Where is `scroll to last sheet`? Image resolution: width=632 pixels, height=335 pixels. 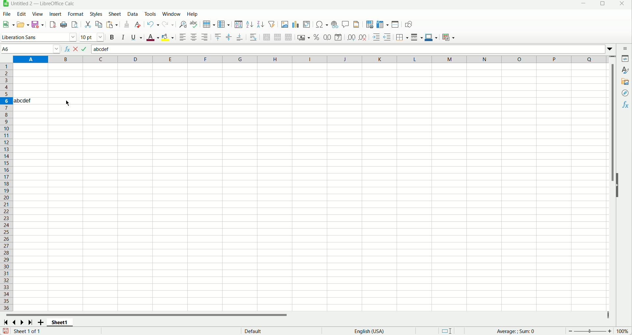 scroll to last sheet is located at coordinates (31, 322).